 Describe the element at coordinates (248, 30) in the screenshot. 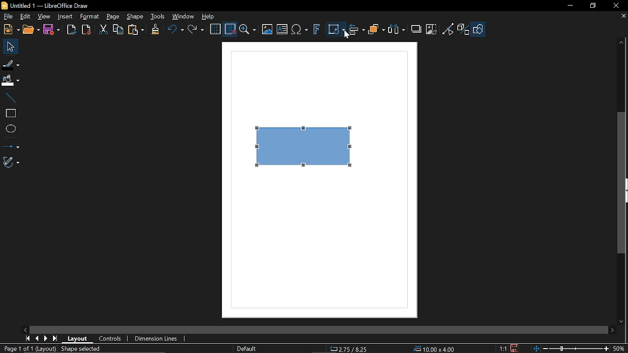

I see `Zoom` at that location.